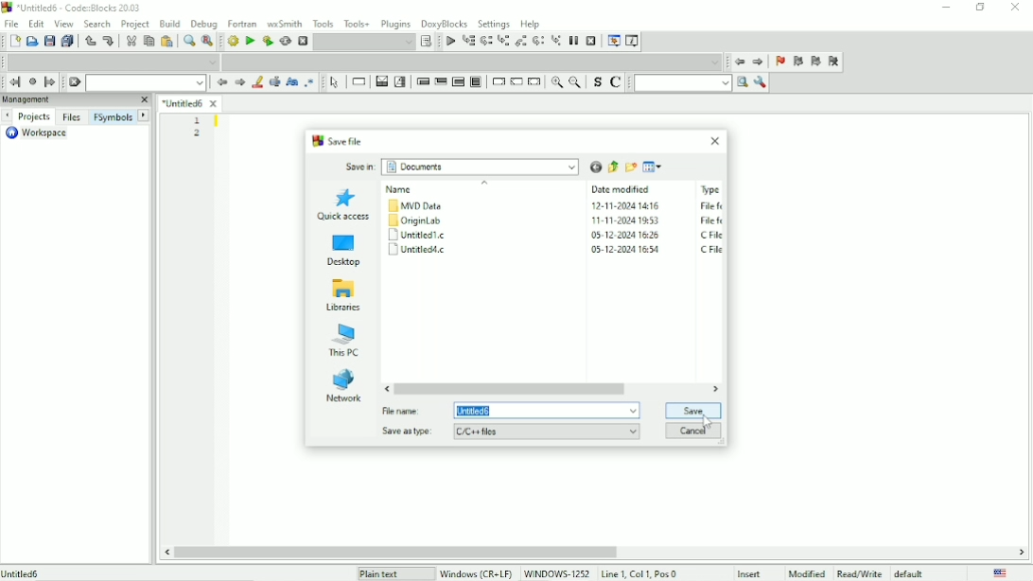 This screenshot has height=581, width=1033. What do you see at coordinates (111, 62) in the screenshot?
I see `Drop down` at bounding box center [111, 62].